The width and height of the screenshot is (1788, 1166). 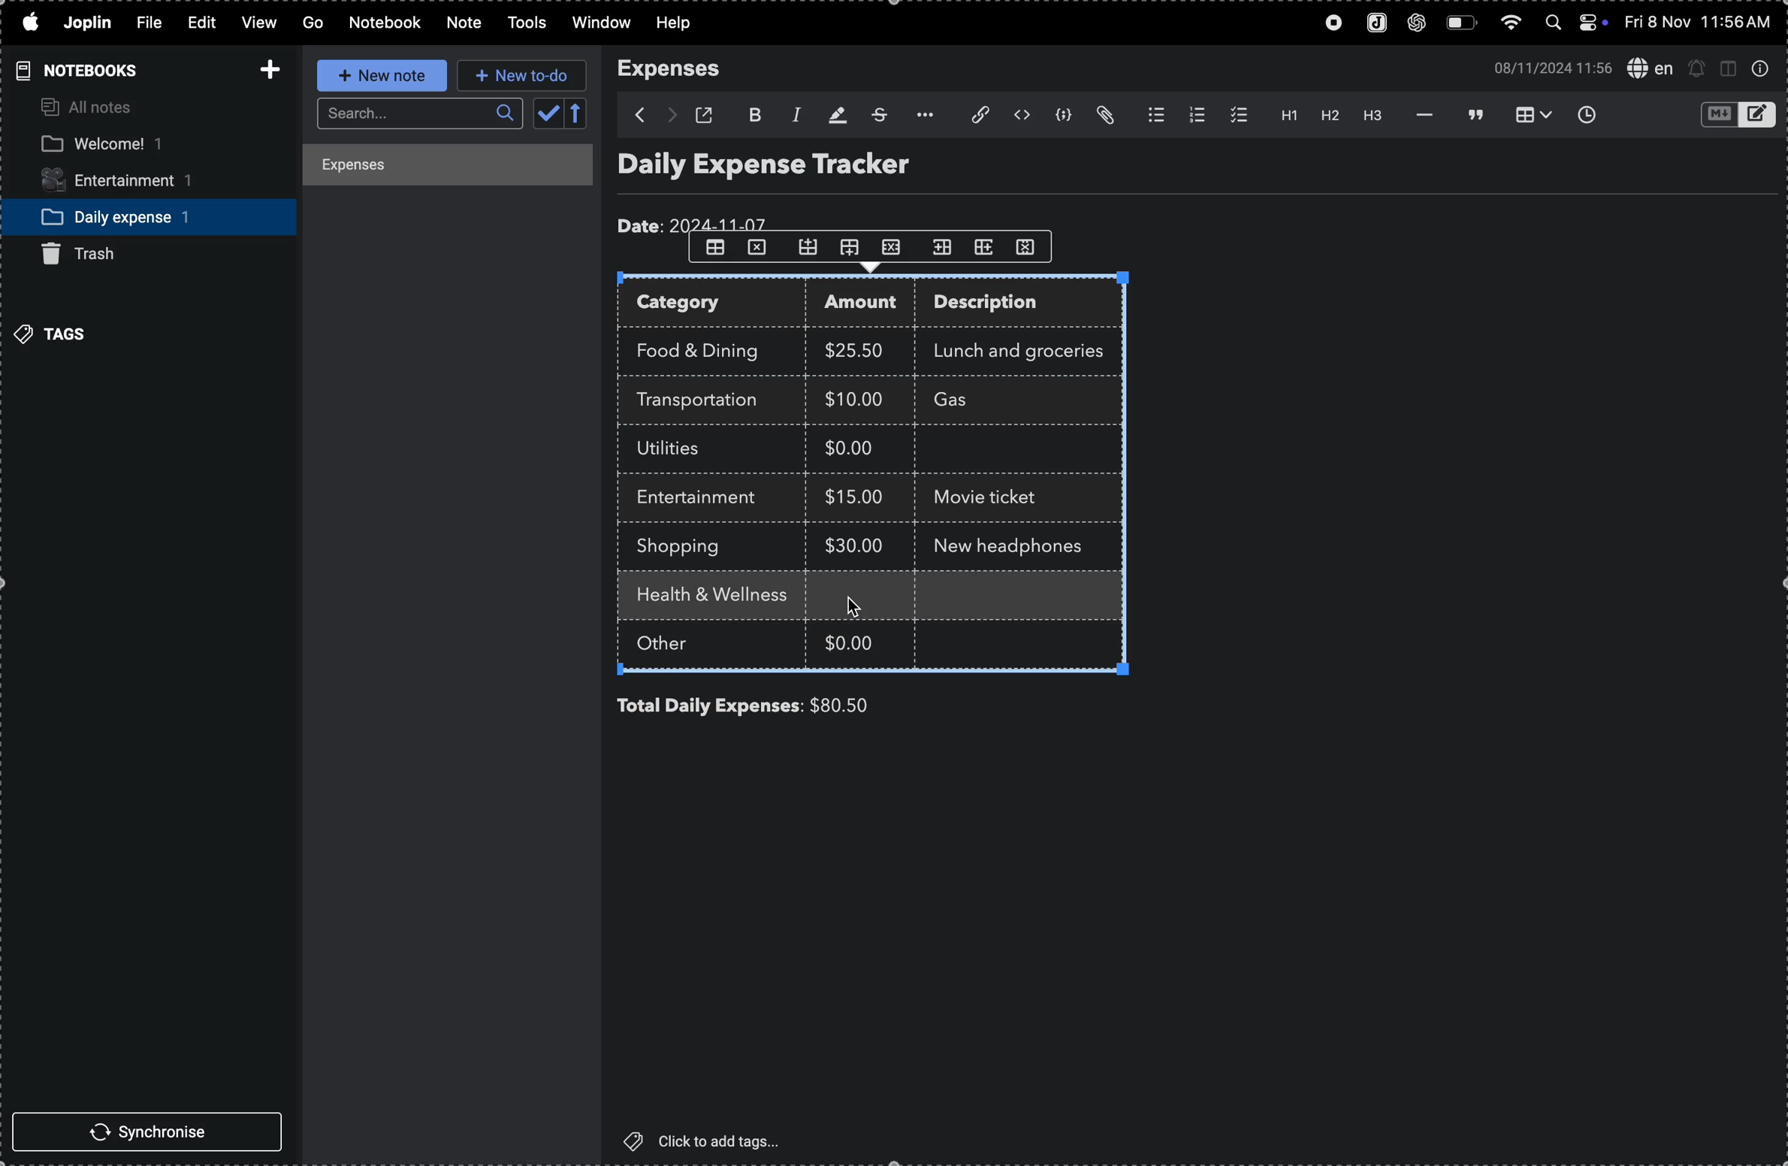 What do you see at coordinates (709, 115) in the screenshot?
I see `open window` at bounding box center [709, 115].